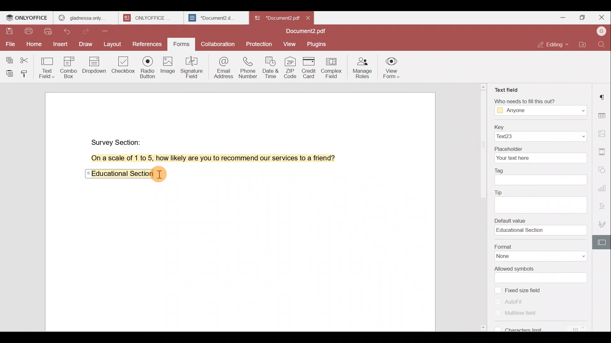 Image resolution: width=611 pixels, height=343 pixels. What do you see at coordinates (124, 67) in the screenshot?
I see `Checkbox` at bounding box center [124, 67].